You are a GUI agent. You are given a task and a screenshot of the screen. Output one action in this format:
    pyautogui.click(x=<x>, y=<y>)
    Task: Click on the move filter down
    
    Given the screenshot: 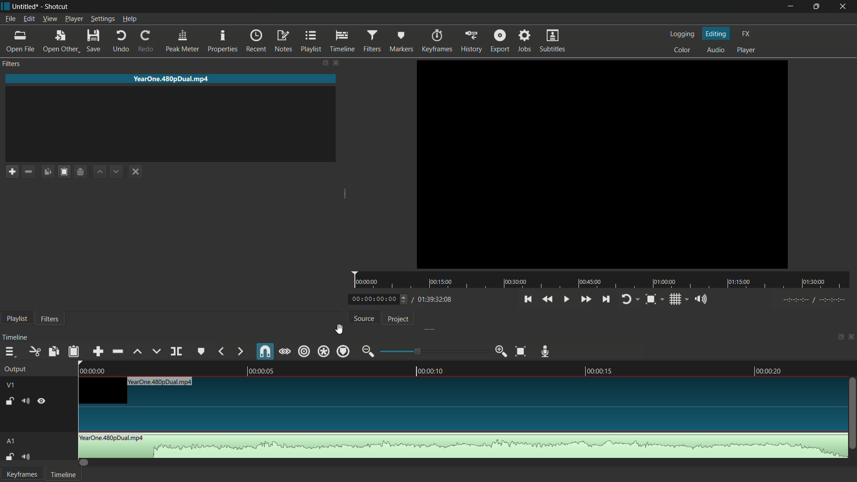 What is the action you would take?
    pyautogui.click(x=117, y=171)
    